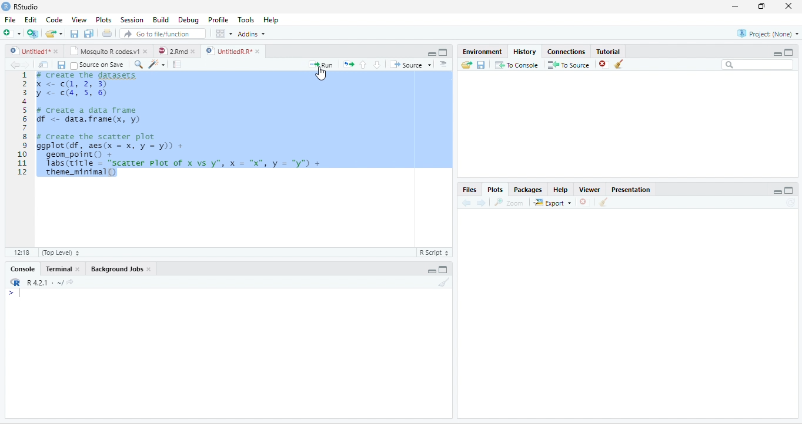 The width and height of the screenshot is (802, 424). What do you see at coordinates (619, 64) in the screenshot?
I see `Clear all history entries` at bounding box center [619, 64].